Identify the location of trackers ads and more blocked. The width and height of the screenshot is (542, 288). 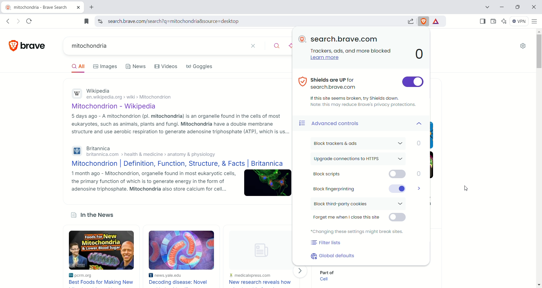
(349, 50).